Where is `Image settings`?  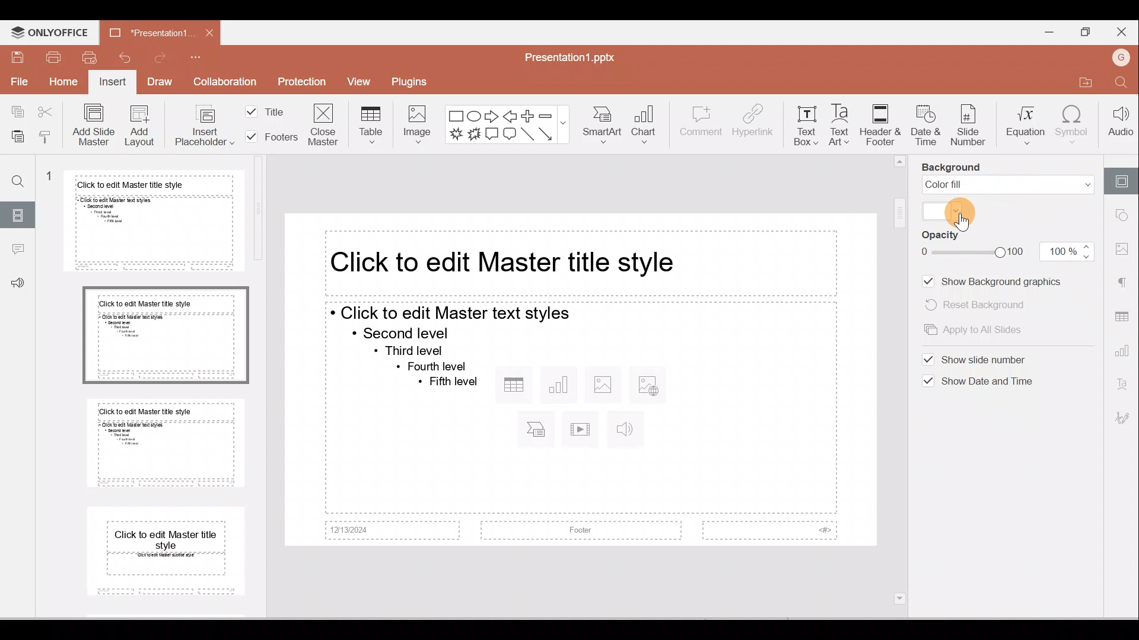 Image settings is located at coordinates (1125, 249).